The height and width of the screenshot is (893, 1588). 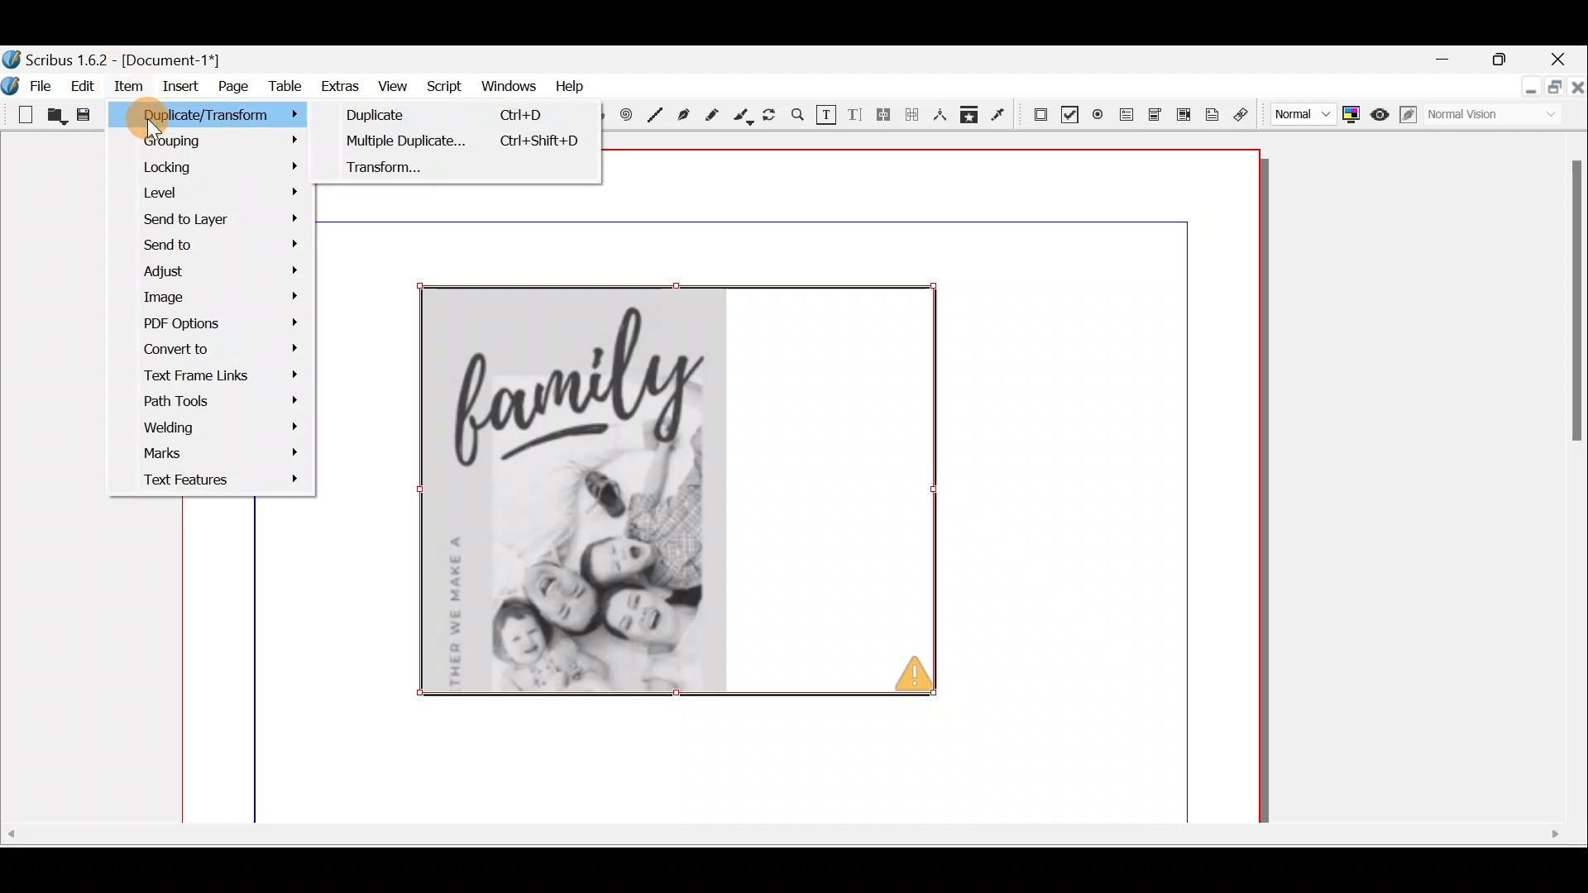 I want to click on PDF options, so click(x=220, y=323).